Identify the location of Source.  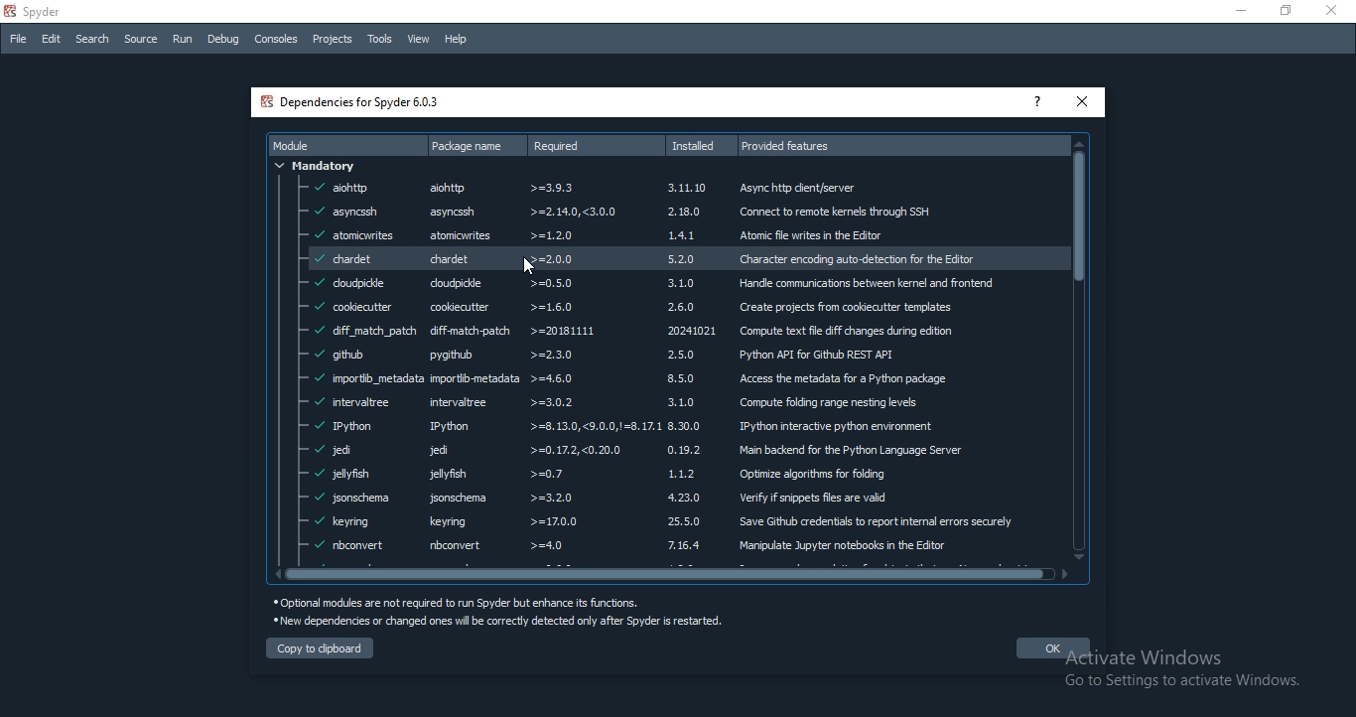
(140, 41).